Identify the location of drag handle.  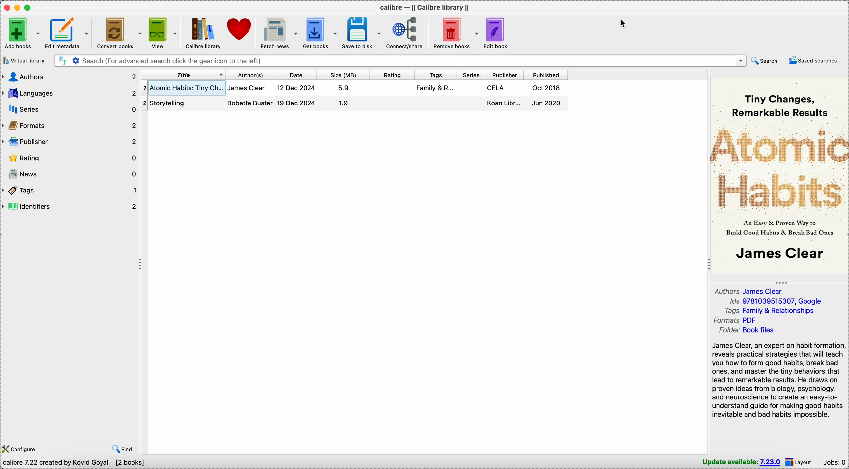
(783, 282).